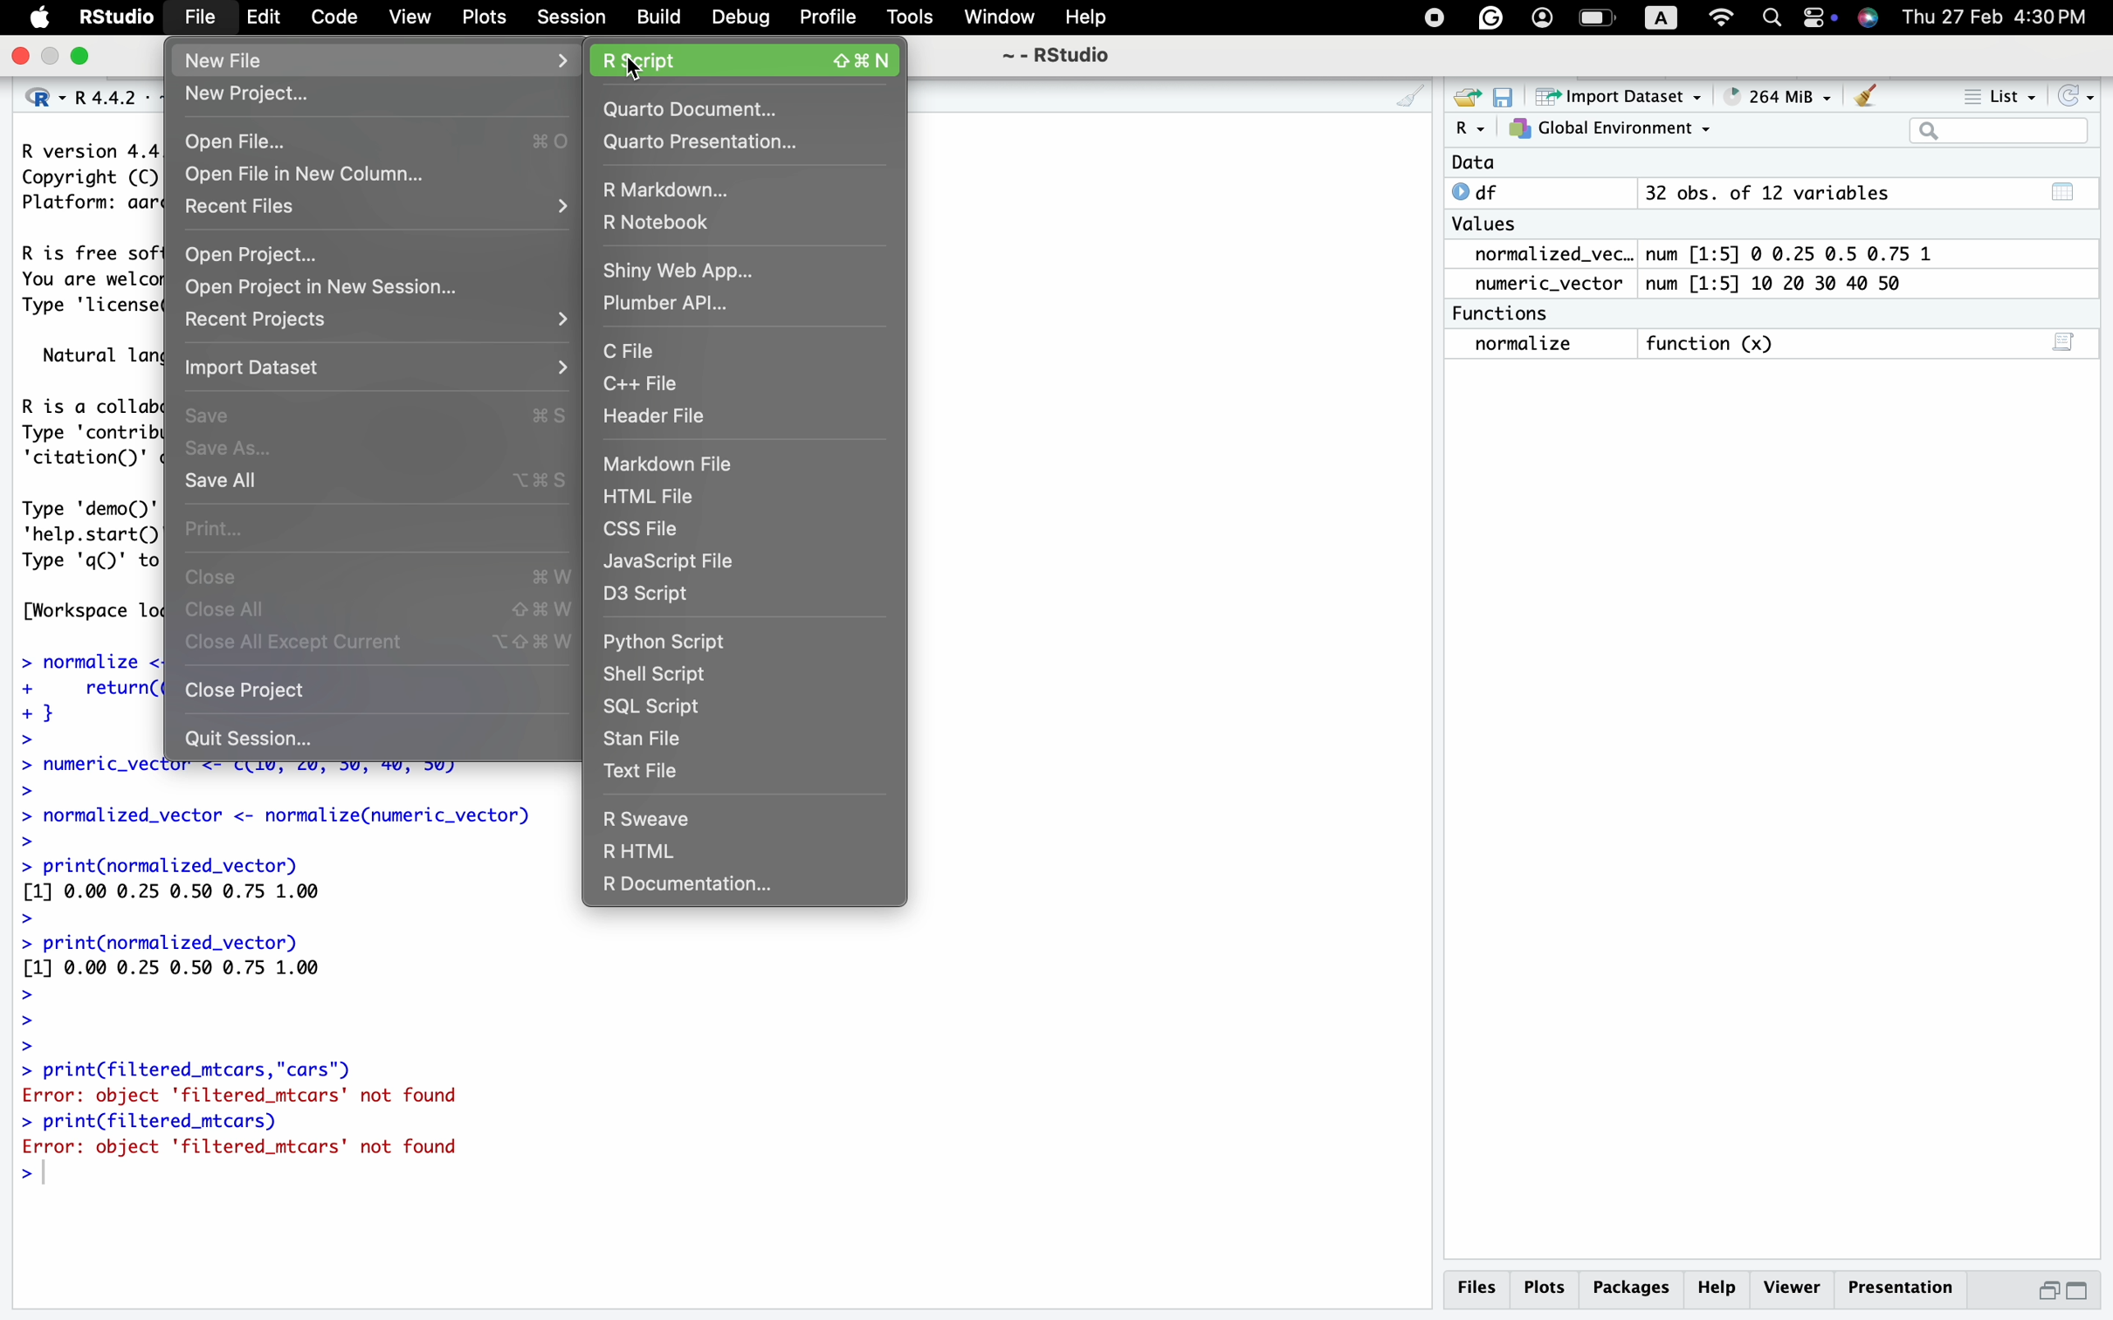 Image resolution: width=2113 pixels, height=1320 pixels. I want to click on normalized_vector <- normalize(numeric_vector), so click(272, 827).